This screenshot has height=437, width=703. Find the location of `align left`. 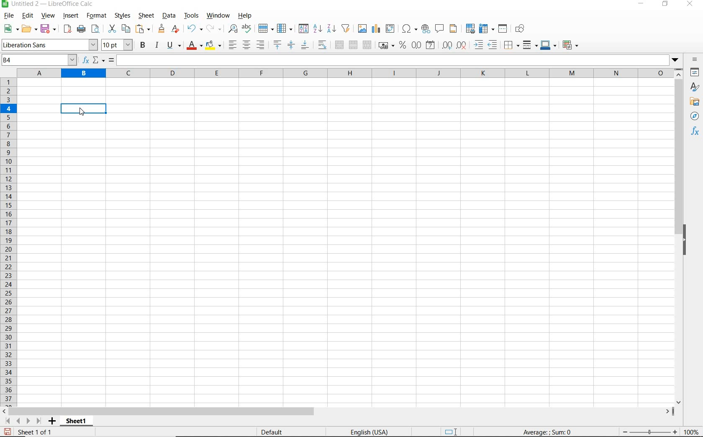

align left is located at coordinates (232, 45).